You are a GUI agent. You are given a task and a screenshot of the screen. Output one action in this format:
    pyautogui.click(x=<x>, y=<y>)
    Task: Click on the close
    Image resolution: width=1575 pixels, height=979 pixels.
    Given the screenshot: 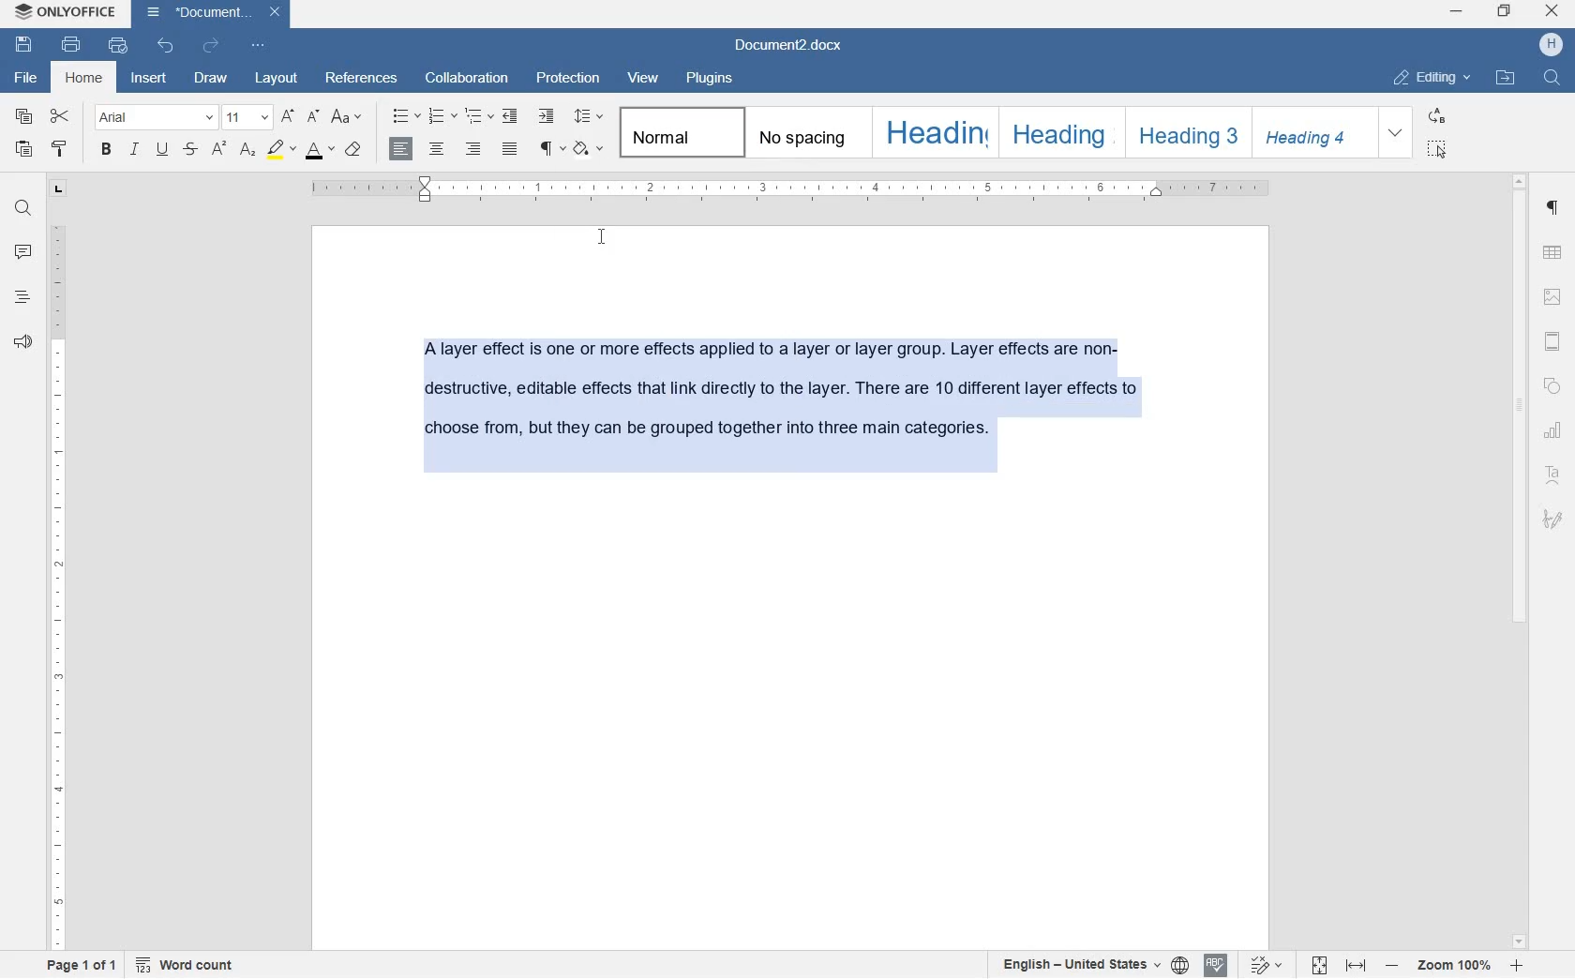 What is the action you would take?
    pyautogui.click(x=1553, y=12)
    